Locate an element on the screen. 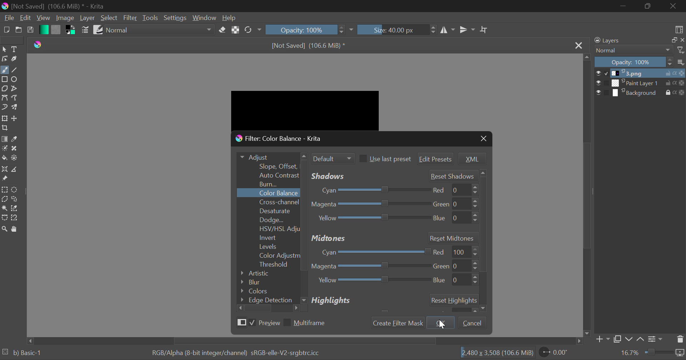  Eyedropper is located at coordinates (16, 139).